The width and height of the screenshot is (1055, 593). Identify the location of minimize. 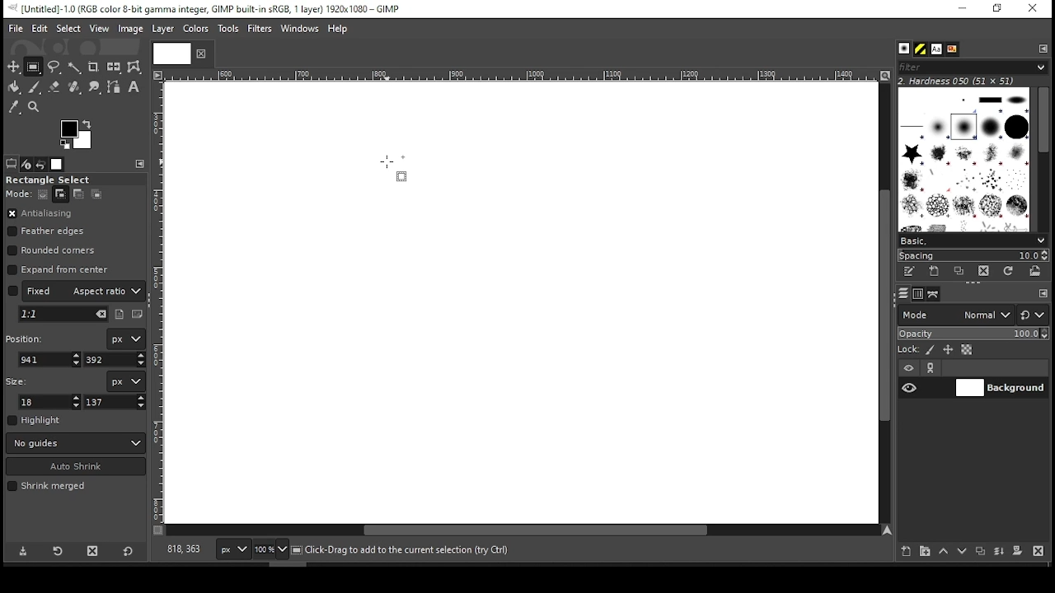
(961, 9).